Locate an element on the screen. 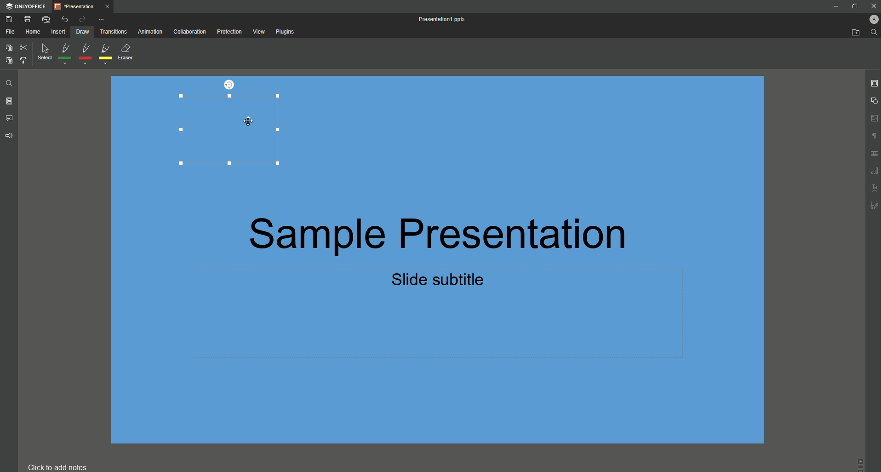 This screenshot has width=881, height=472. Green is located at coordinates (65, 55).